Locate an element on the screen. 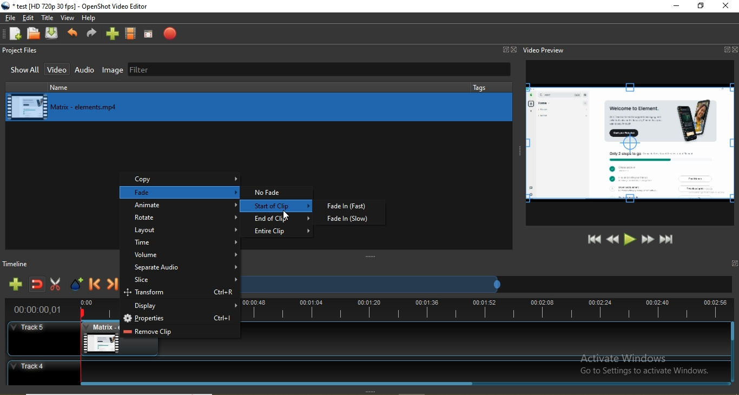 This screenshot has width=739, height=395. rotate is located at coordinates (179, 218).